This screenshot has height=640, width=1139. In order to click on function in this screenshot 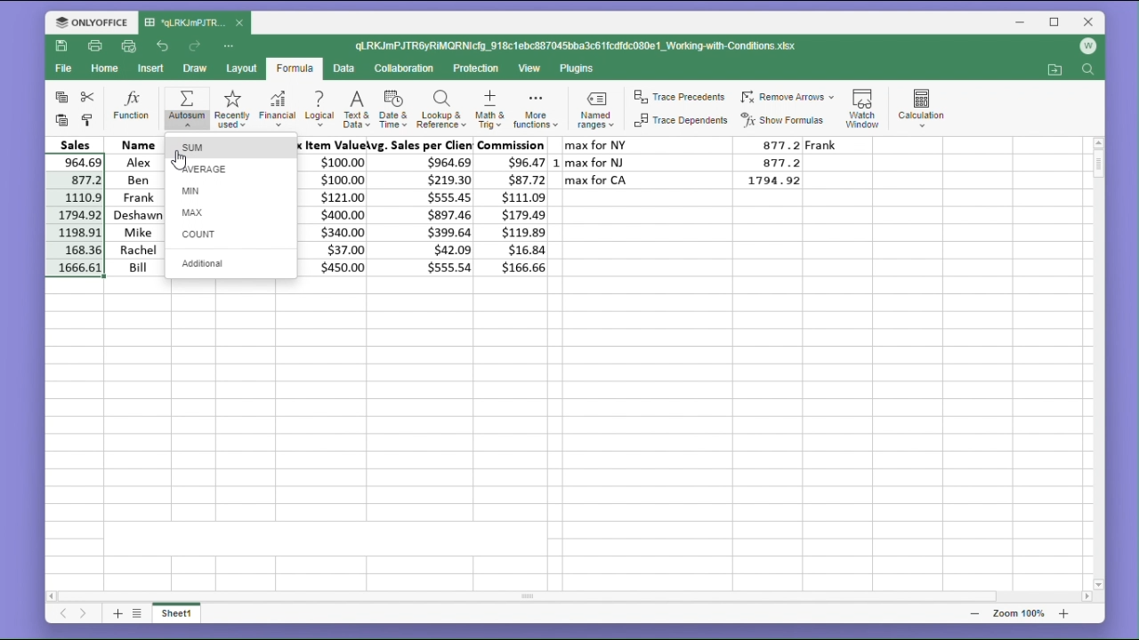, I will do `click(132, 107)`.